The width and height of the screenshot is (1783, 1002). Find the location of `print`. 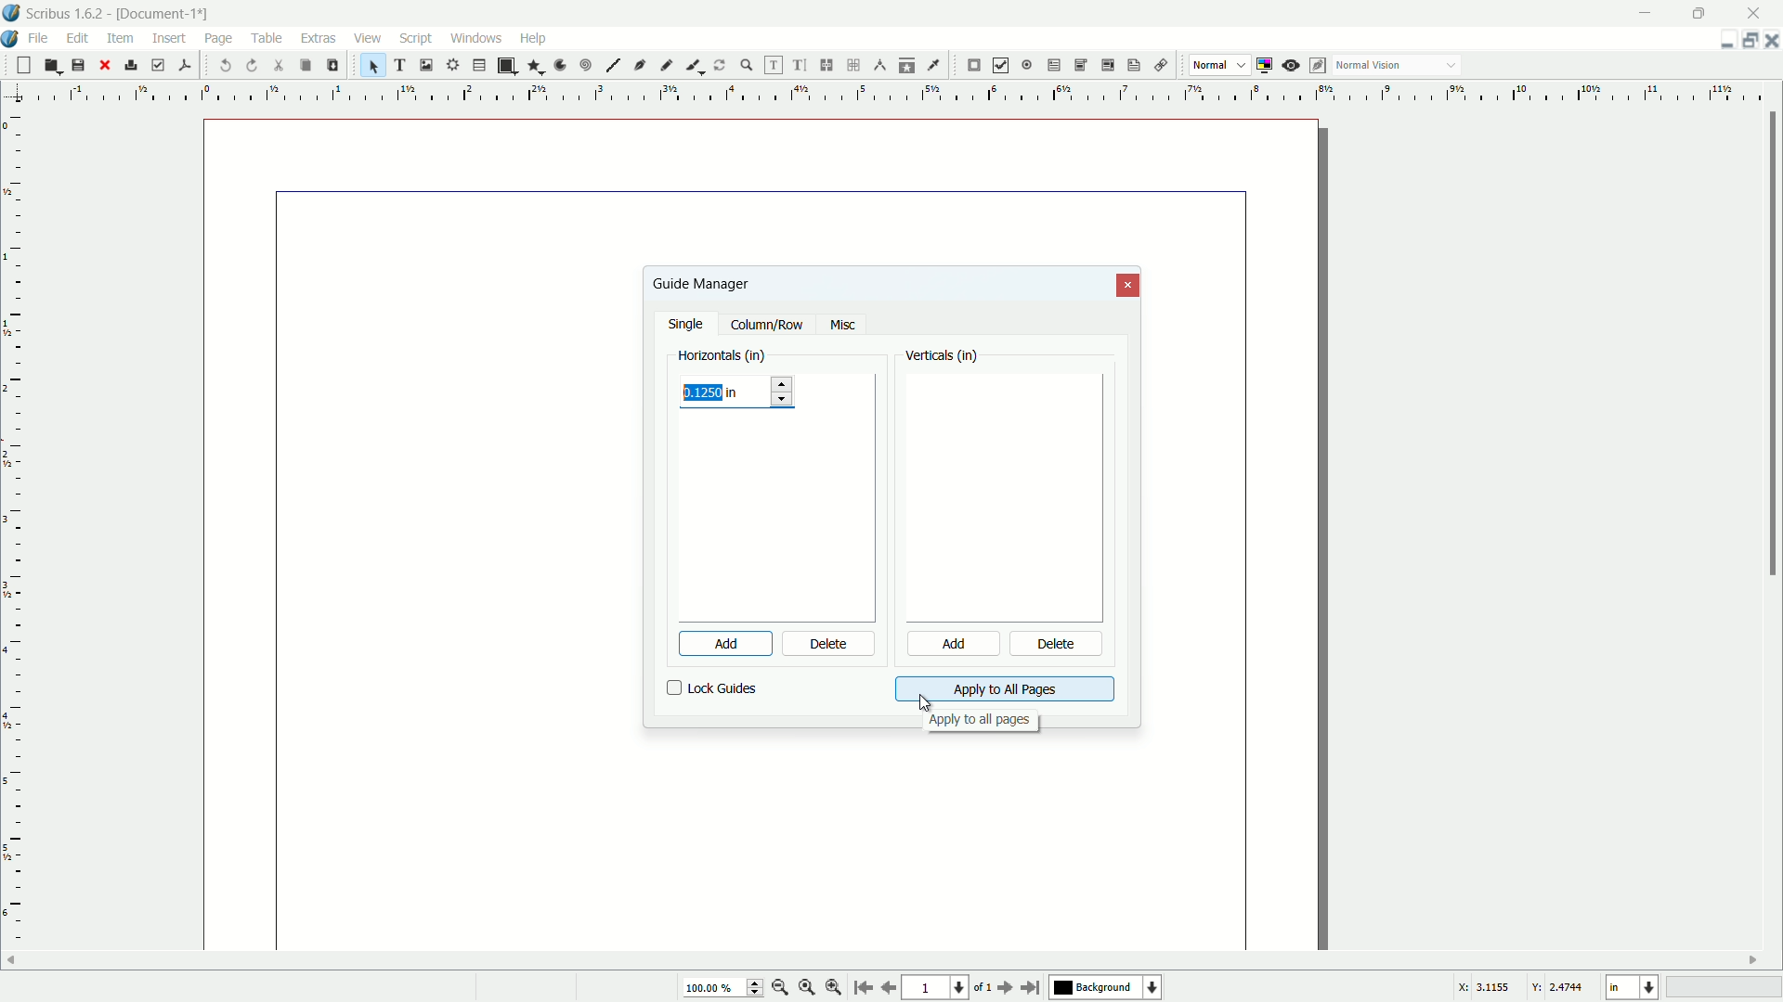

print is located at coordinates (131, 65).